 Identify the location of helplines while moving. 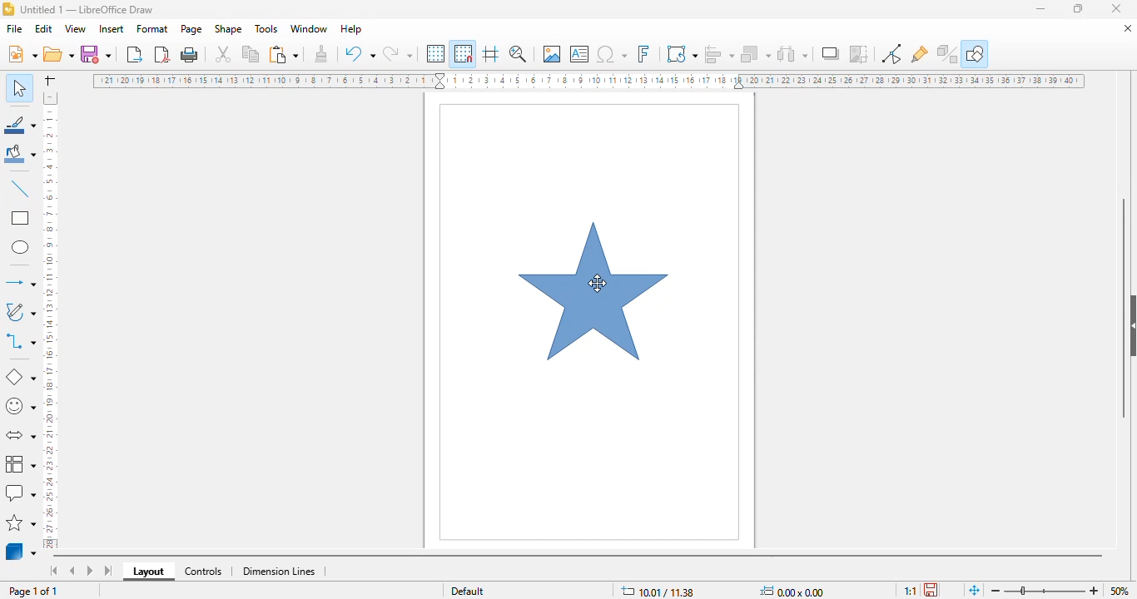
(491, 54).